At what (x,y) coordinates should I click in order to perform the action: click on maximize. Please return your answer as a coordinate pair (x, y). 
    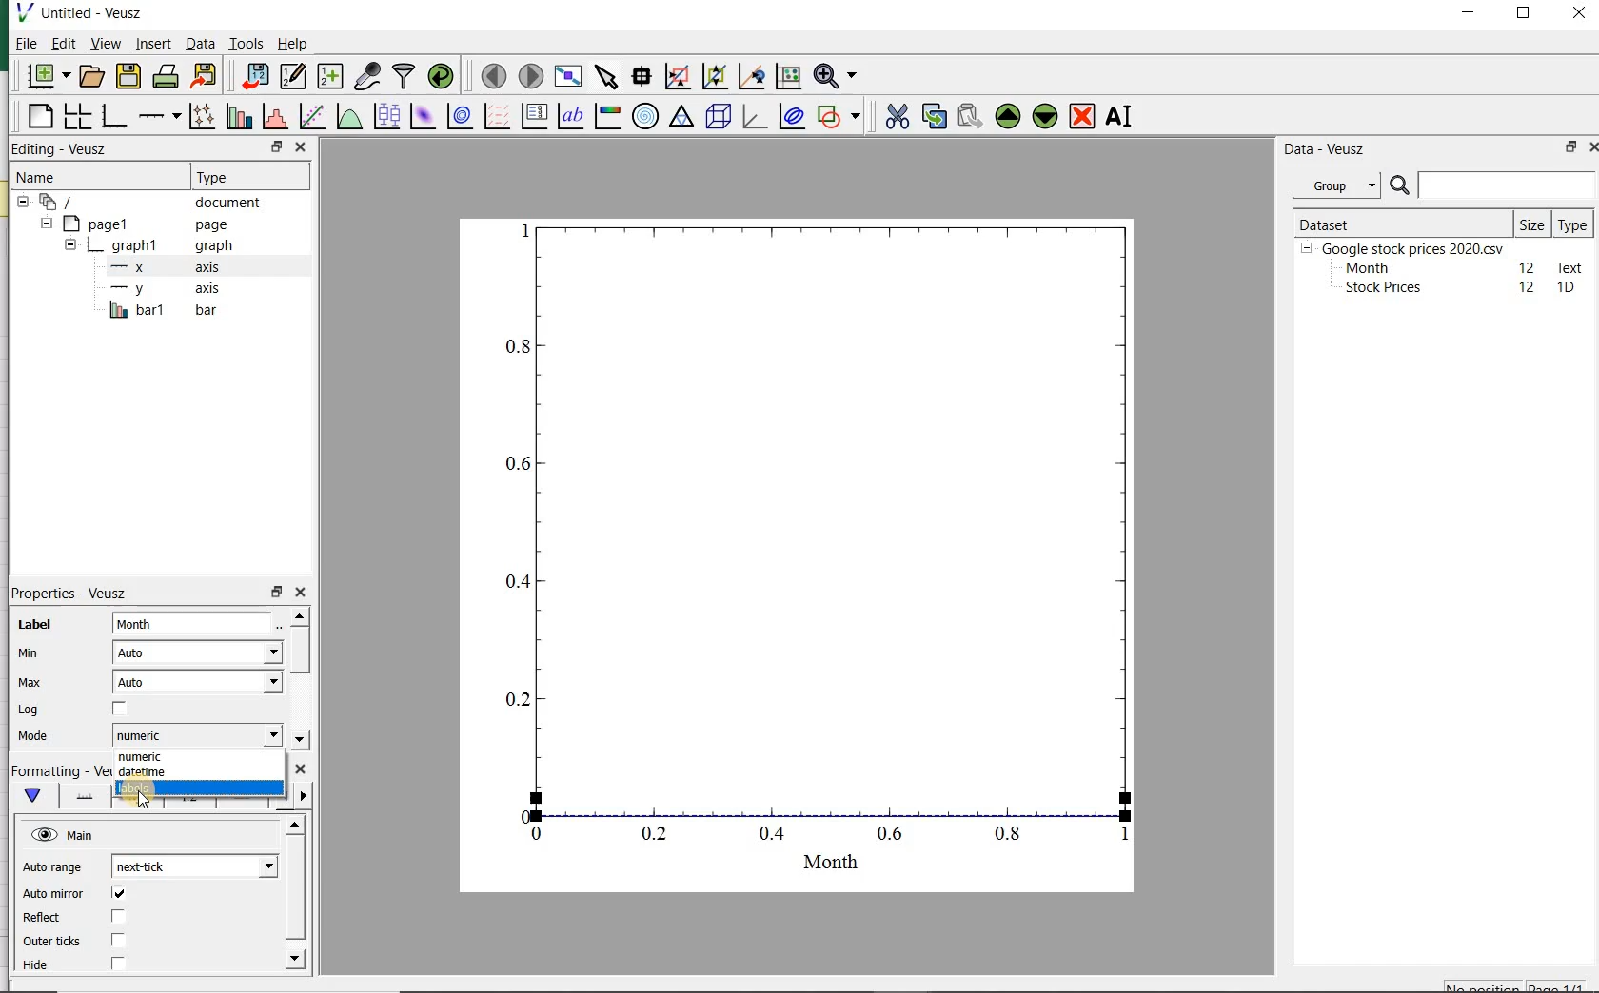
    Looking at the image, I should click on (1527, 15).